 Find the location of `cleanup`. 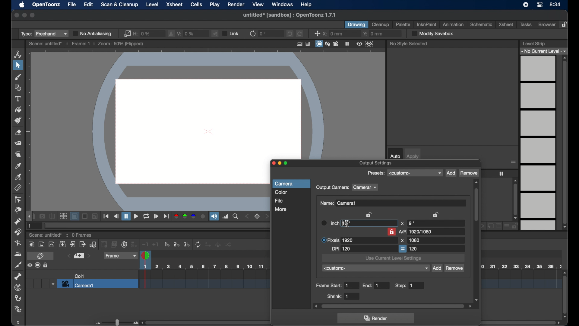

cleanup is located at coordinates (381, 24).